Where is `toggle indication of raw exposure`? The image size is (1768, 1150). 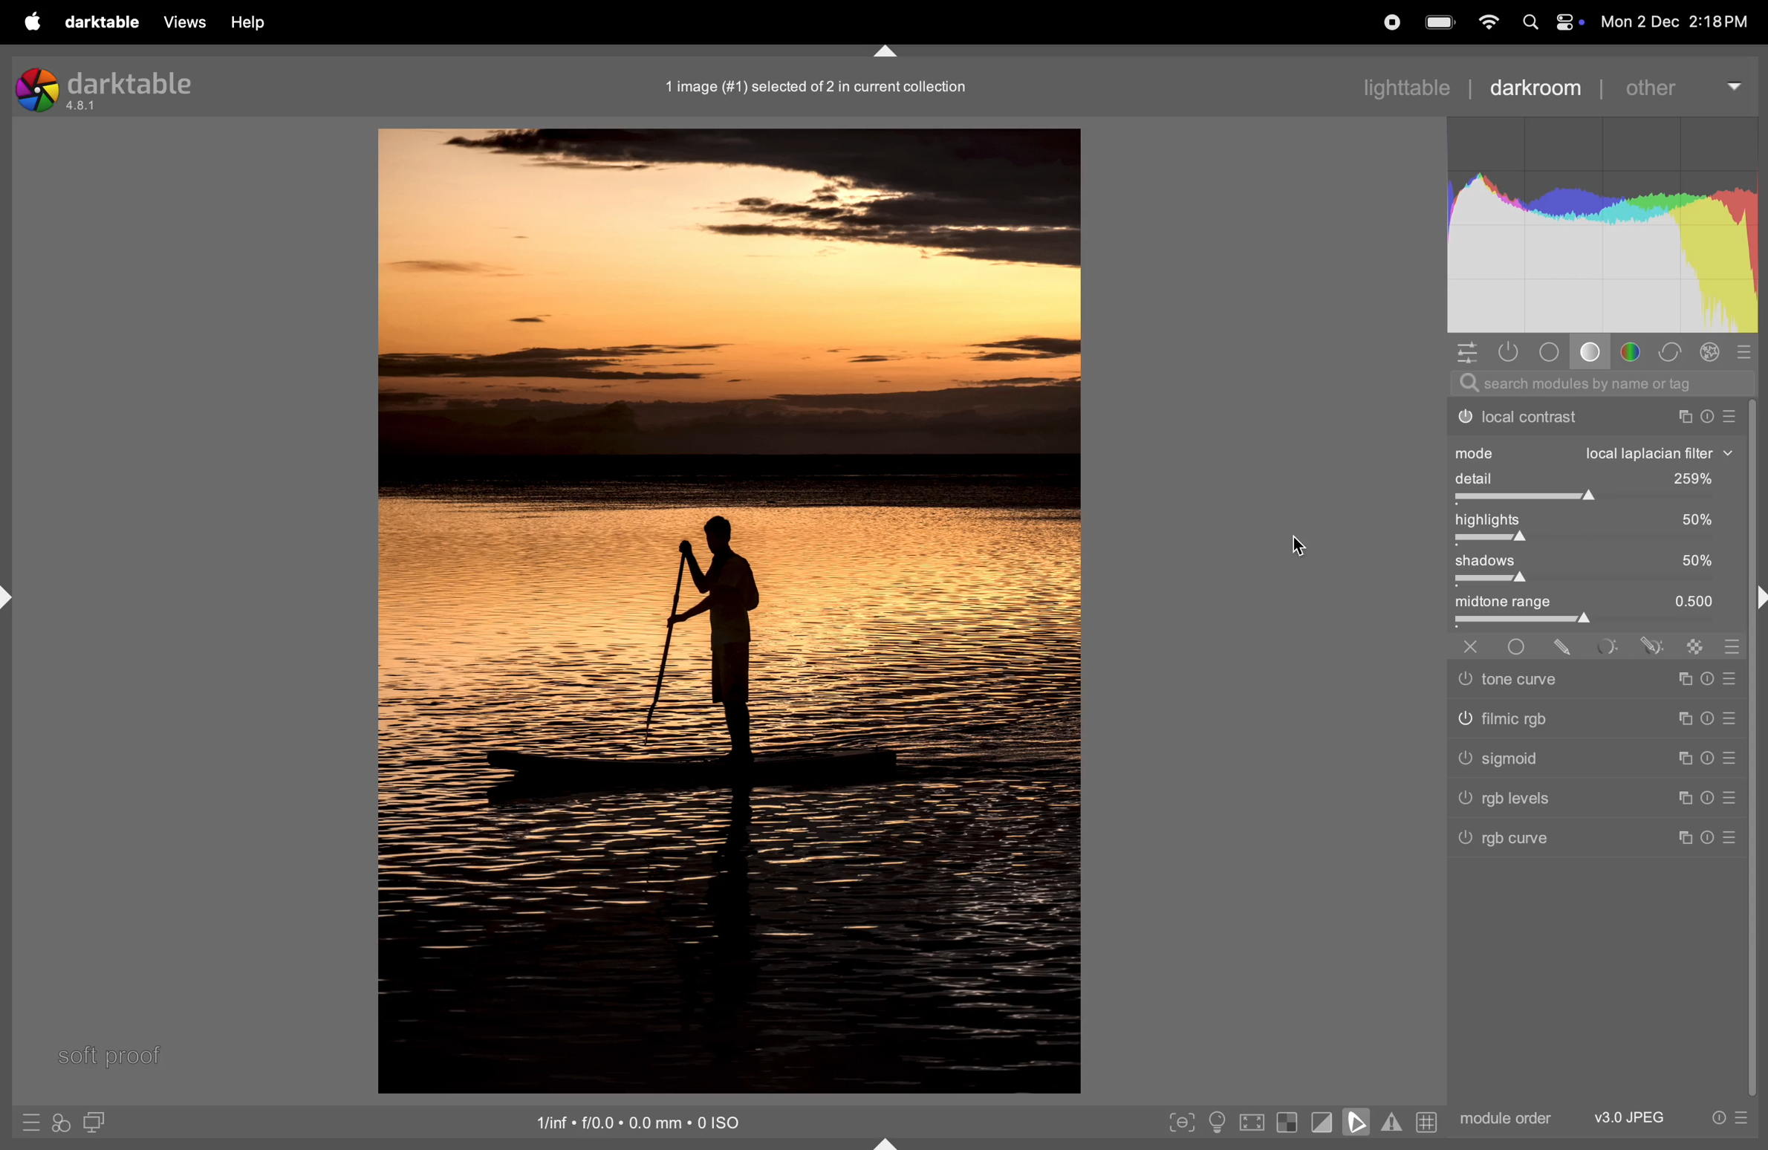 toggle indication of raw exposure is located at coordinates (1289, 1122).